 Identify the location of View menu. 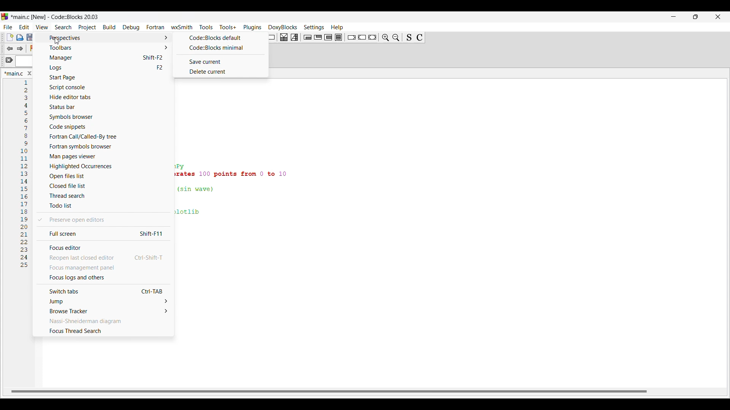
(42, 27).